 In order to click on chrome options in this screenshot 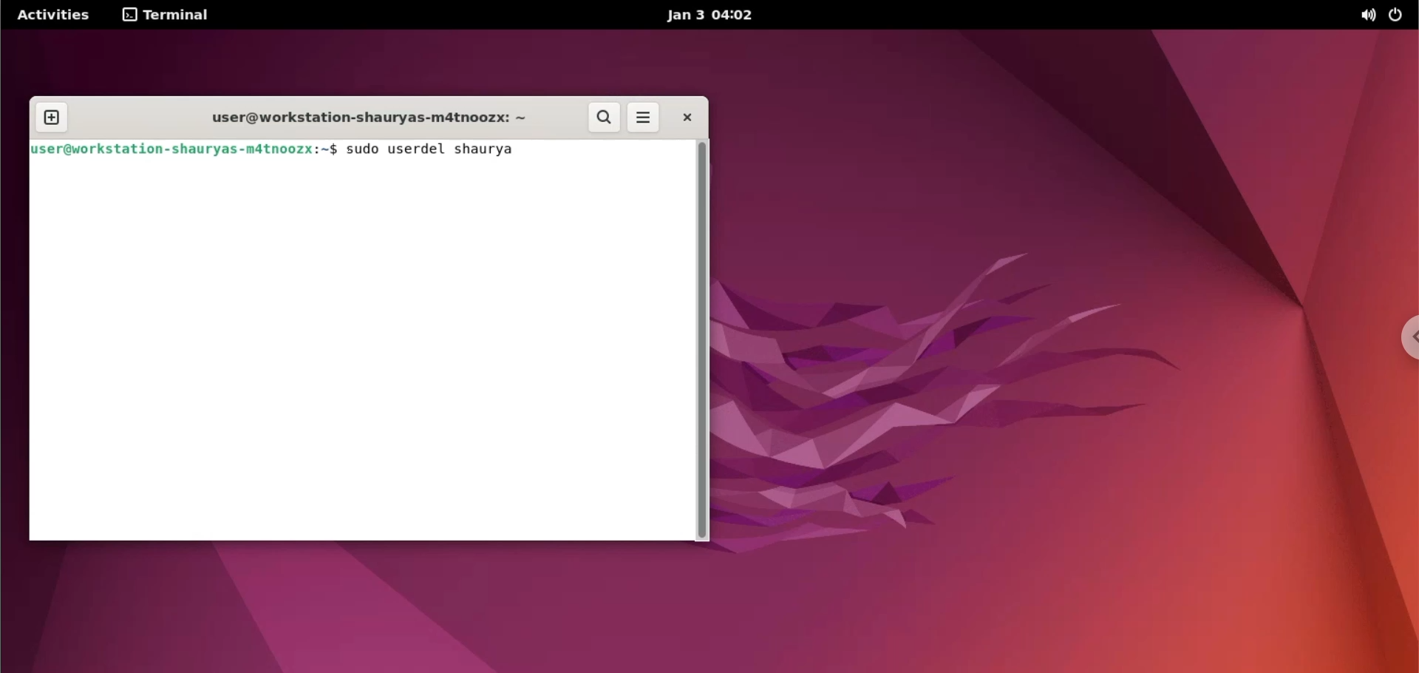, I will do `click(1397, 334)`.